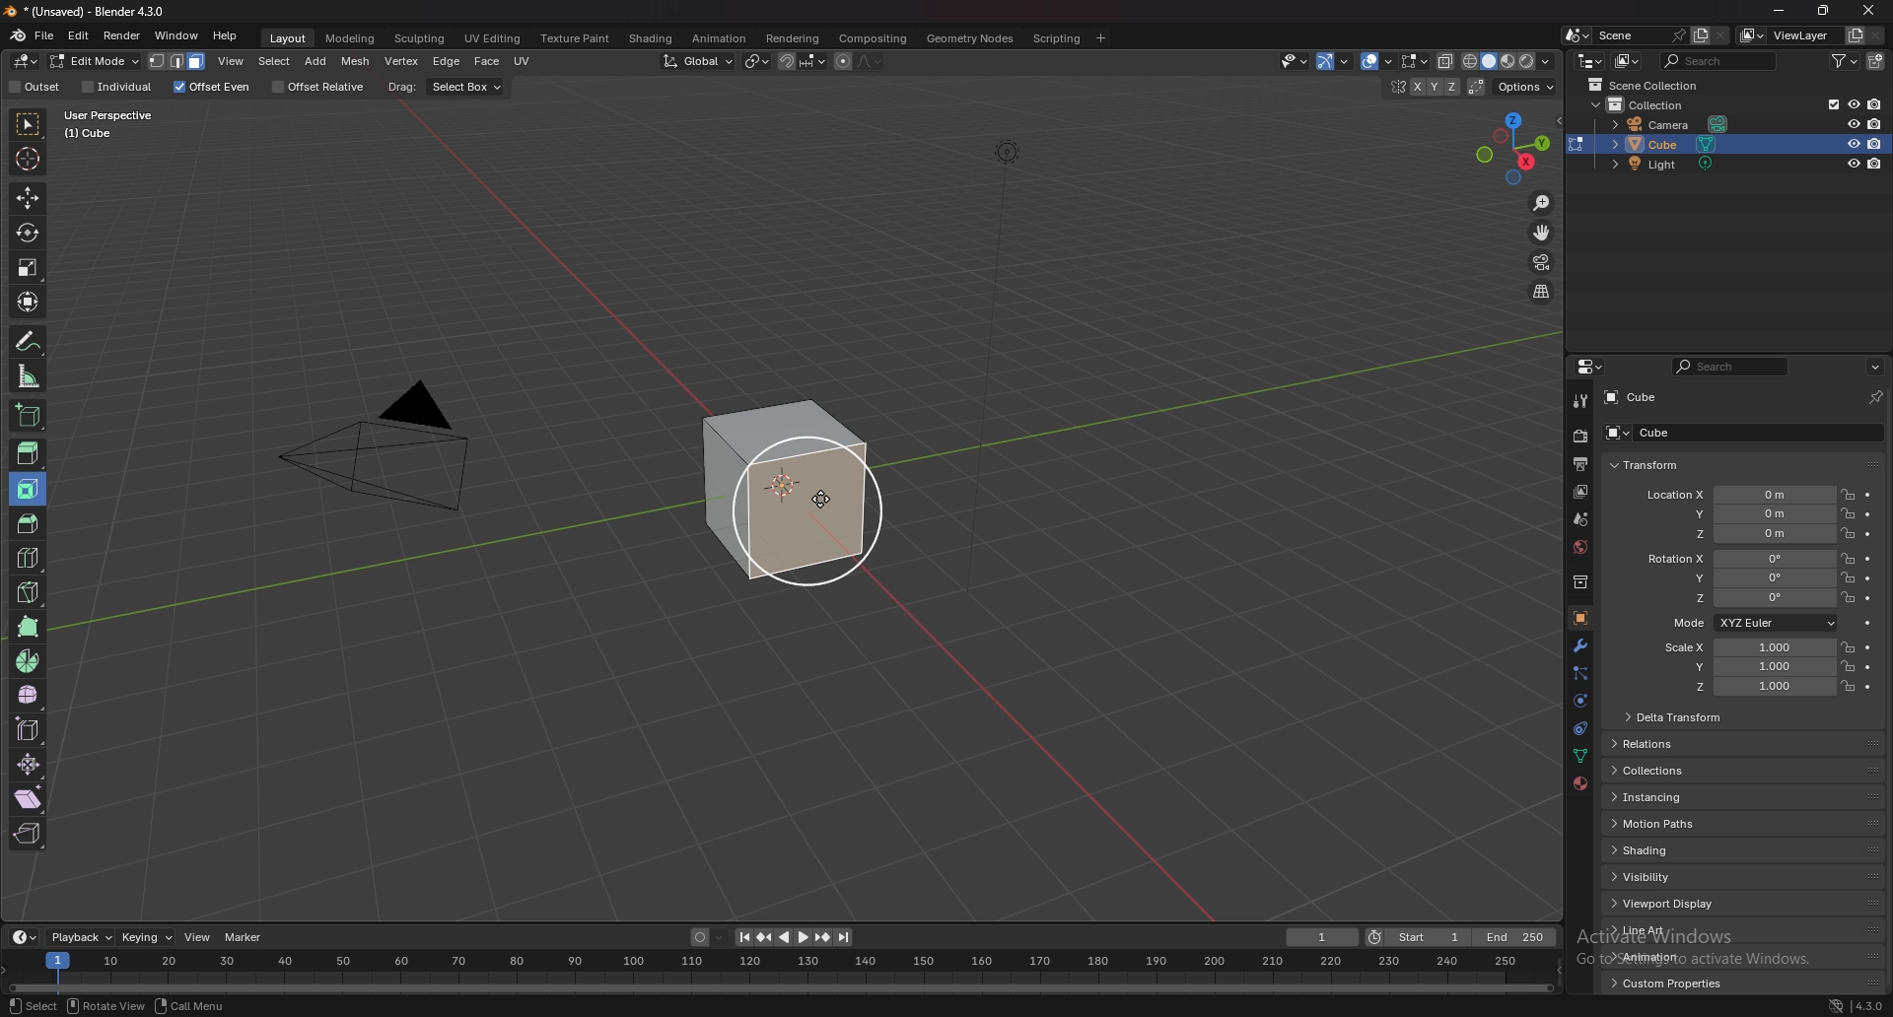 This screenshot has height=1017, width=1893. Describe the element at coordinates (1853, 164) in the screenshot. I see `hide in viewport` at that location.